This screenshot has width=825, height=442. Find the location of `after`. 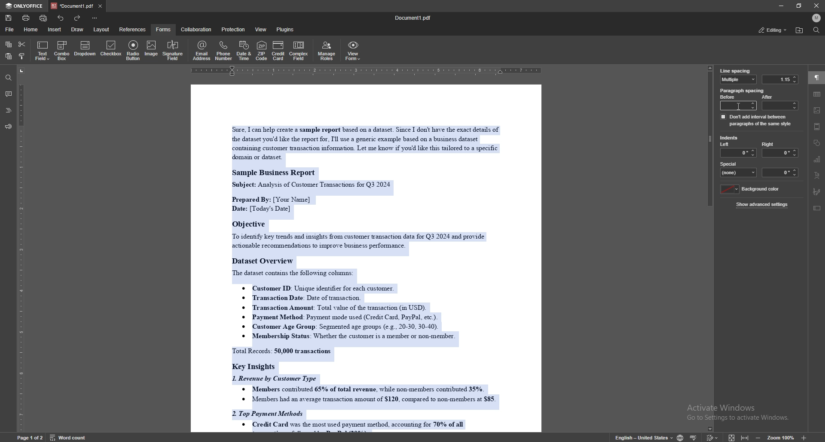

after is located at coordinates (779, 102).